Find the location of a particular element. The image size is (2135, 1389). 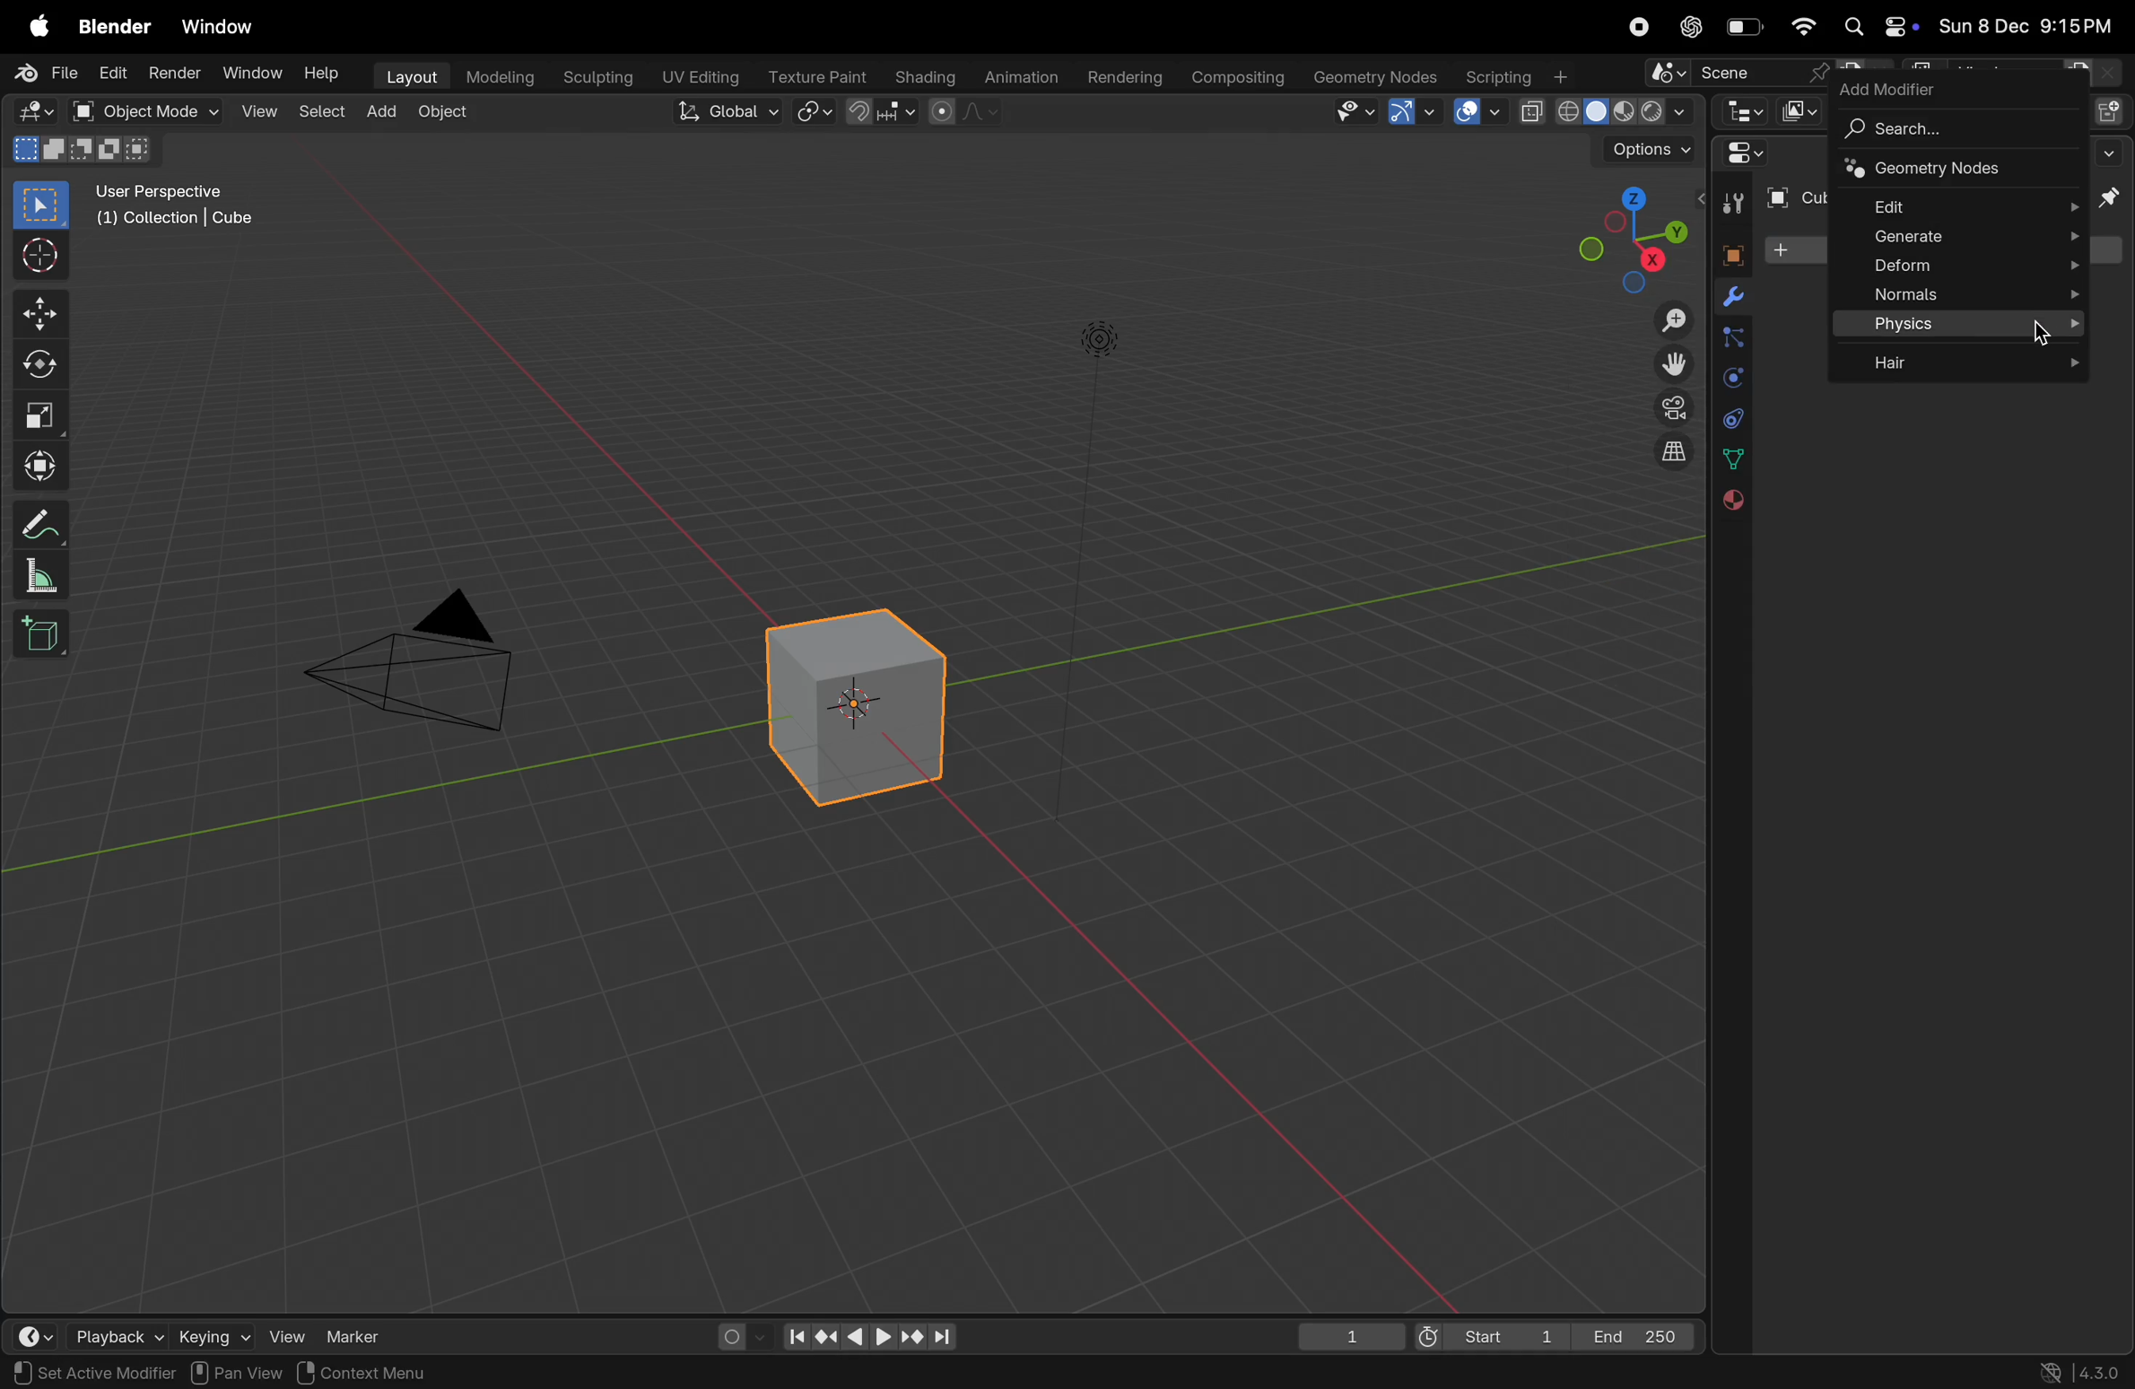

modelling is located at coordinates (501, 75).